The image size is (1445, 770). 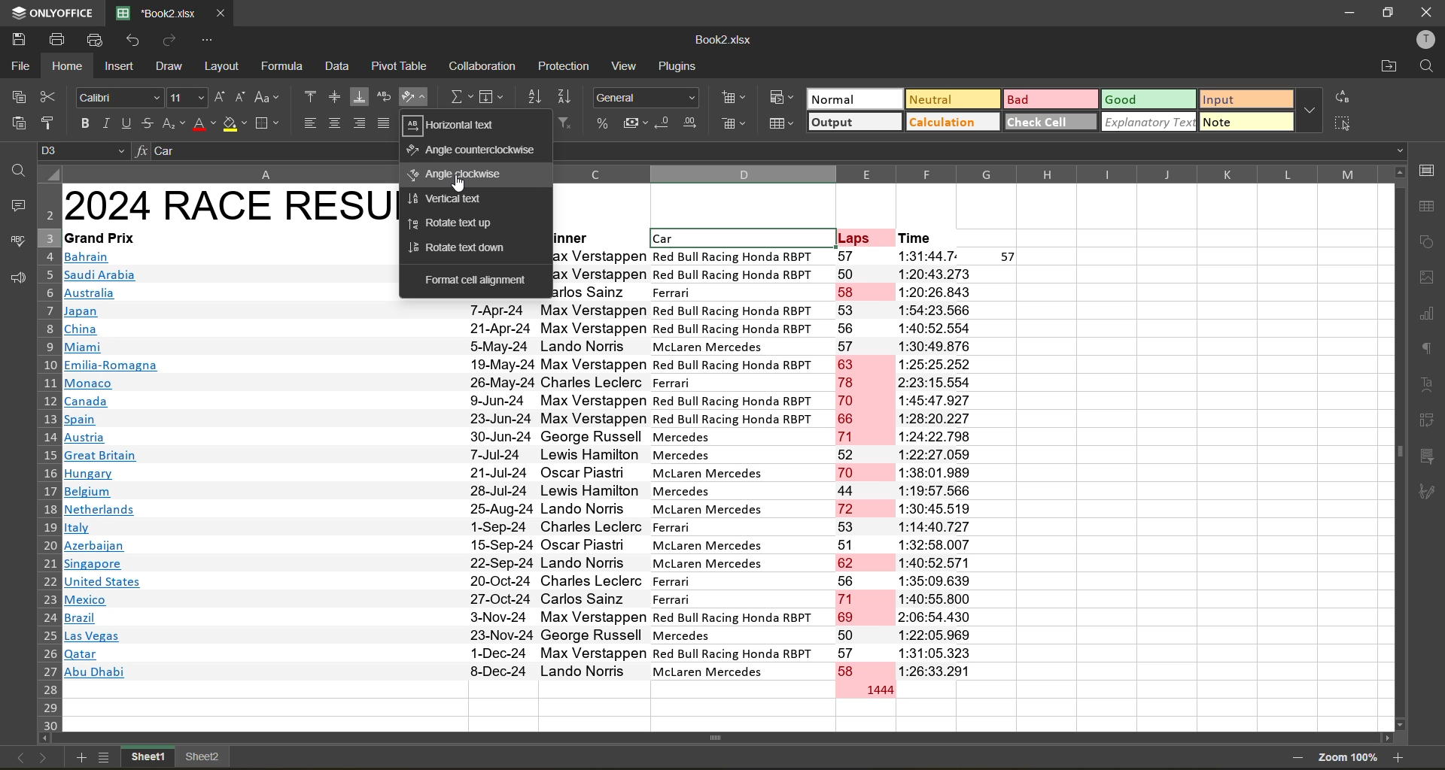 I want to click on calculation, so click(x=954, y=123).